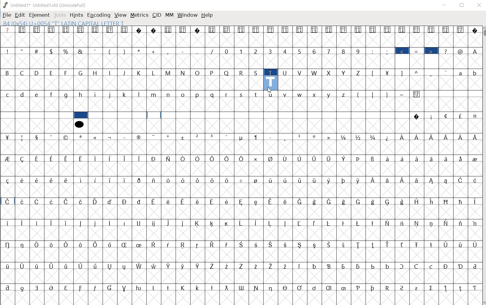 The image size is (486, 305). Describe the element at coordinates (198, 245) in the screenshot. I see `Symbol` at that location.